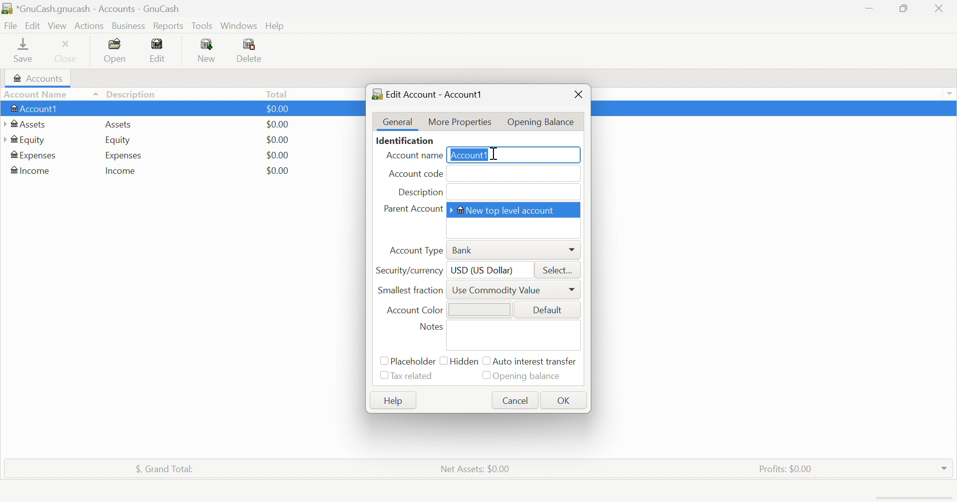  What do you see at coordinates (904, 8) in the screenshot?
I see `Restore Down` at bounding box center [904, 8].